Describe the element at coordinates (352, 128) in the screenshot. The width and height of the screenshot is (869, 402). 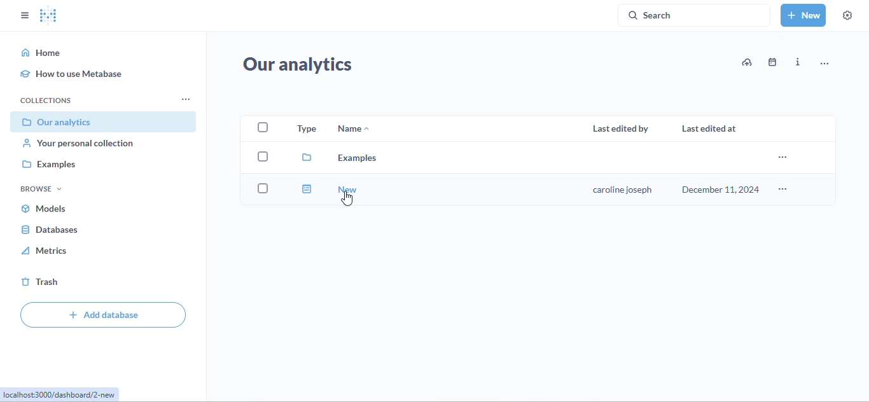
I see `name` at that location.